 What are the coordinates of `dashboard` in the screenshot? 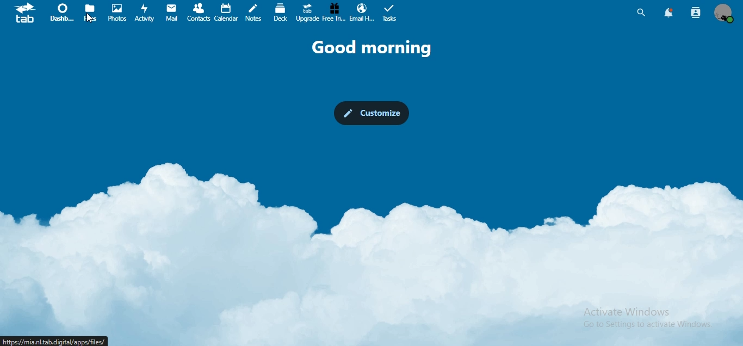 It's located at (62, 15).